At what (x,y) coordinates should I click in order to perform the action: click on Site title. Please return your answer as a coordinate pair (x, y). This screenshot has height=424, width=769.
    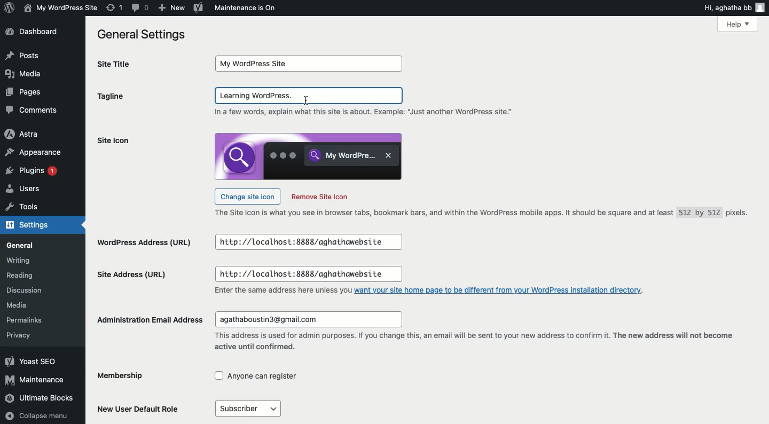
    Looking at the image, I should click on (126, 64).